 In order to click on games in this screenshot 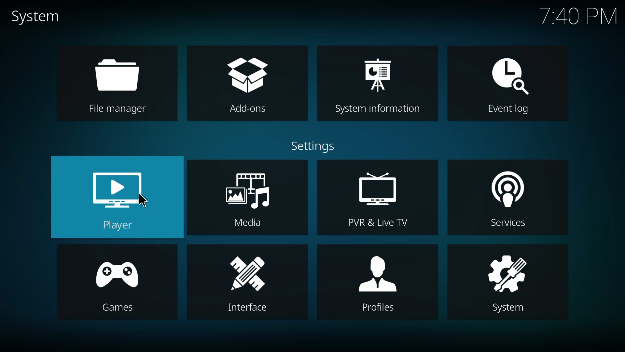, I will do `click(118, 281)`.